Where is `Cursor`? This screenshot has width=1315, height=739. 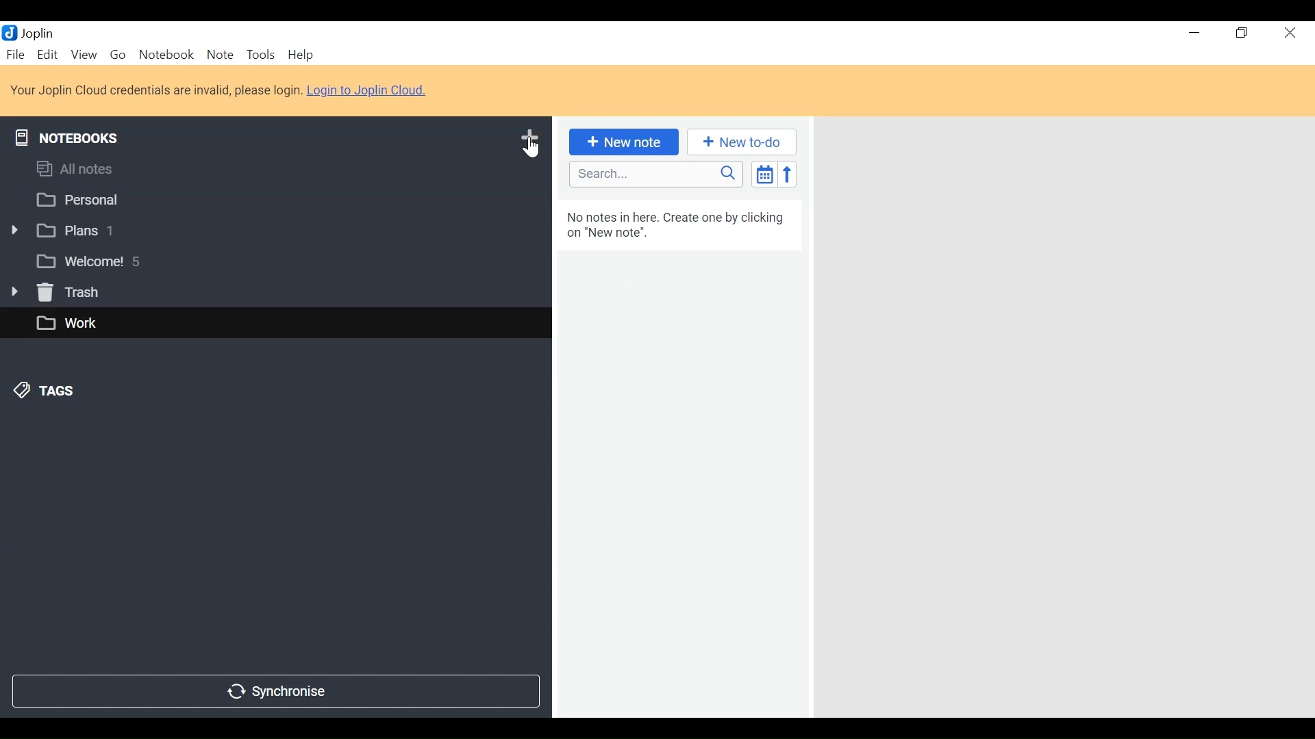 Cursor is located at coordinates (526, 147).